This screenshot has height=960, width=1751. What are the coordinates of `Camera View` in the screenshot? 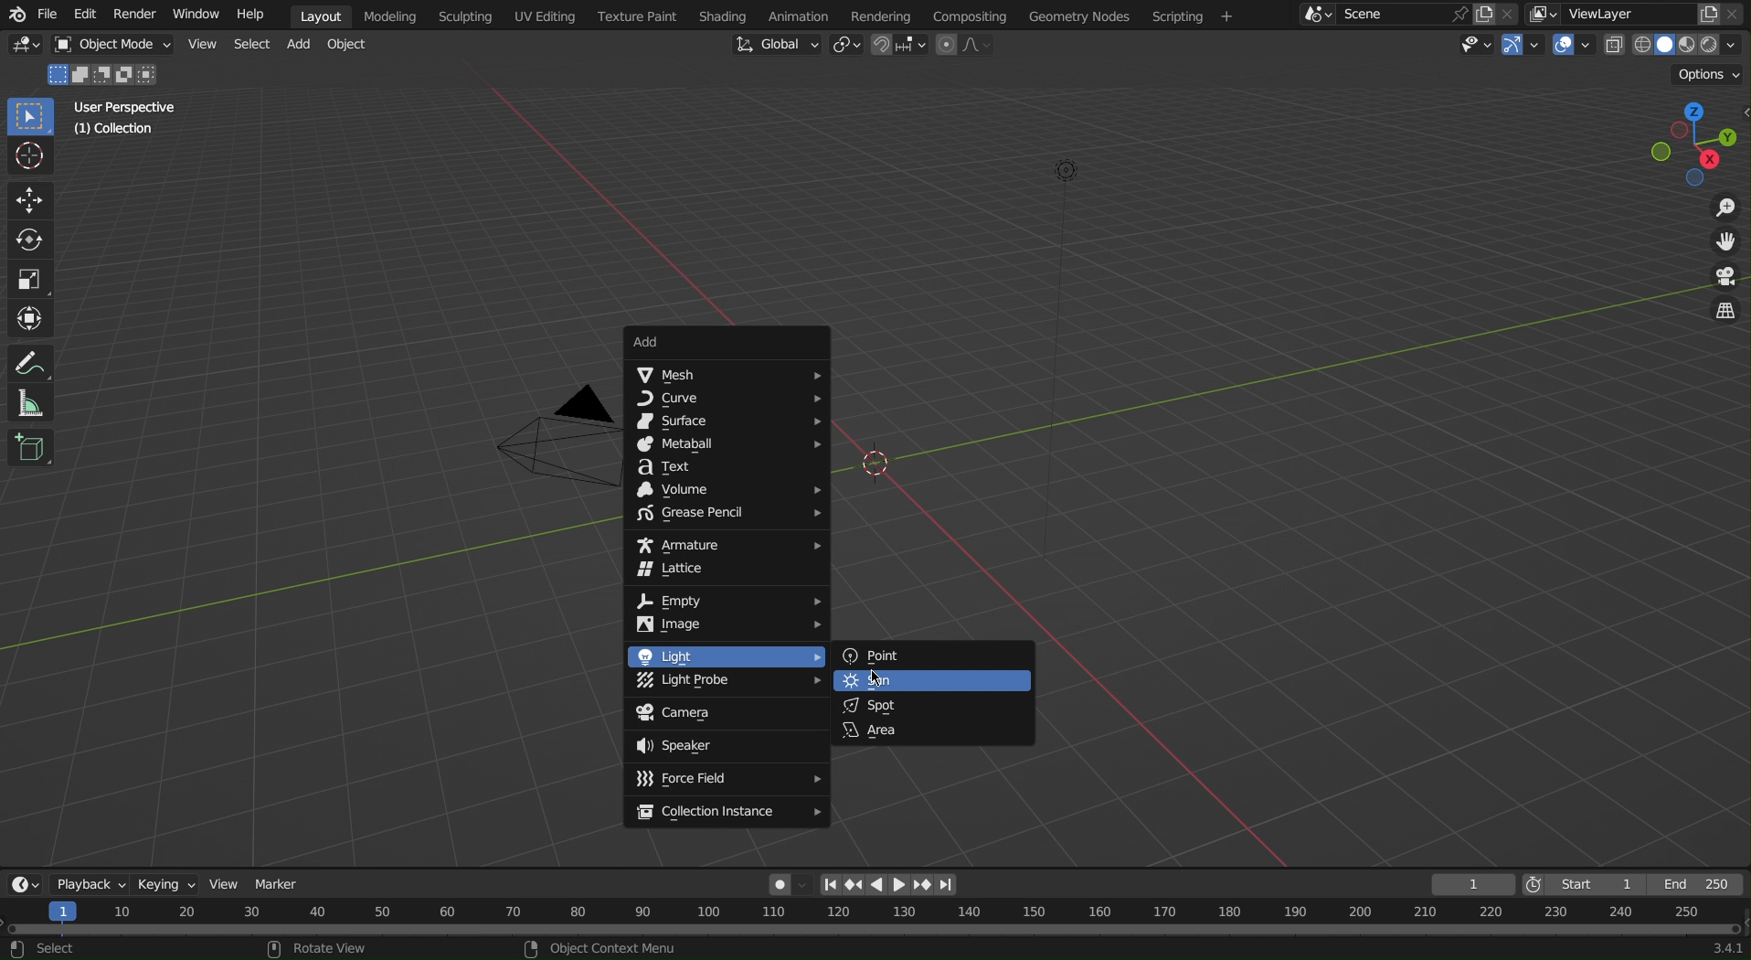 It's located at (1722, 278).